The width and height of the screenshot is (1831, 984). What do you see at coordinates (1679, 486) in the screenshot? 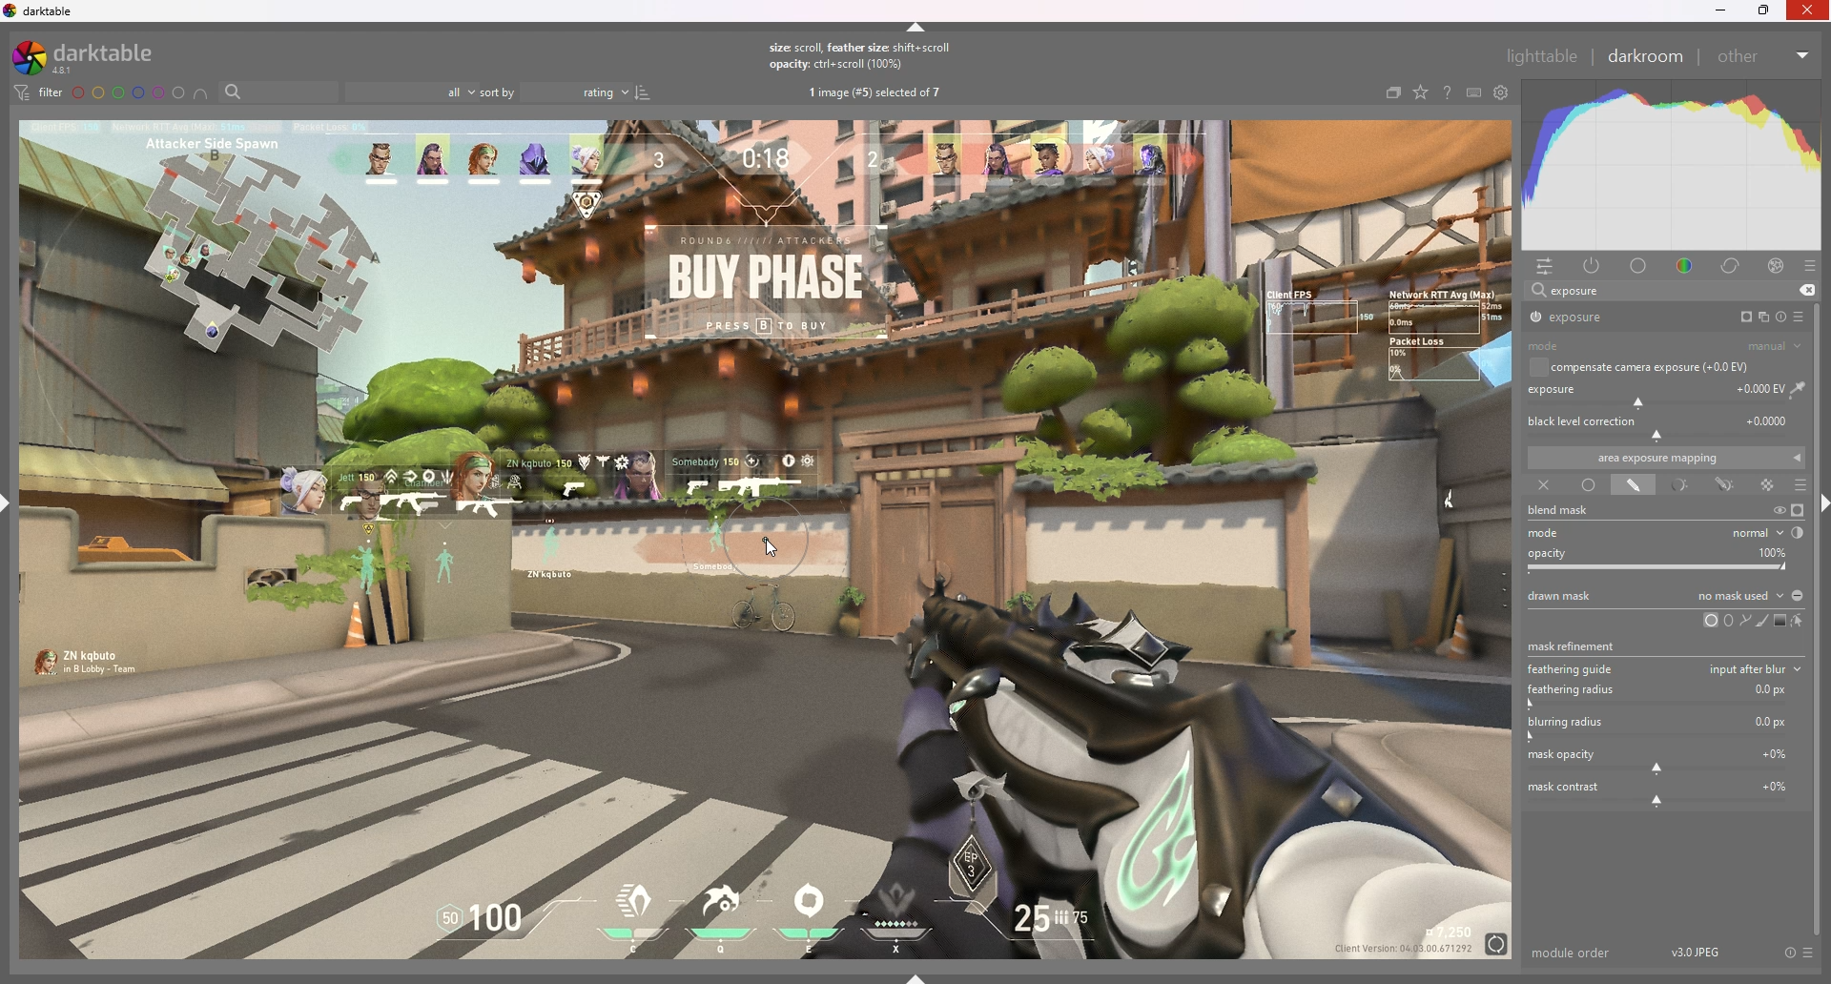
I see `parametric mask` at bounding box center [1679, 486].